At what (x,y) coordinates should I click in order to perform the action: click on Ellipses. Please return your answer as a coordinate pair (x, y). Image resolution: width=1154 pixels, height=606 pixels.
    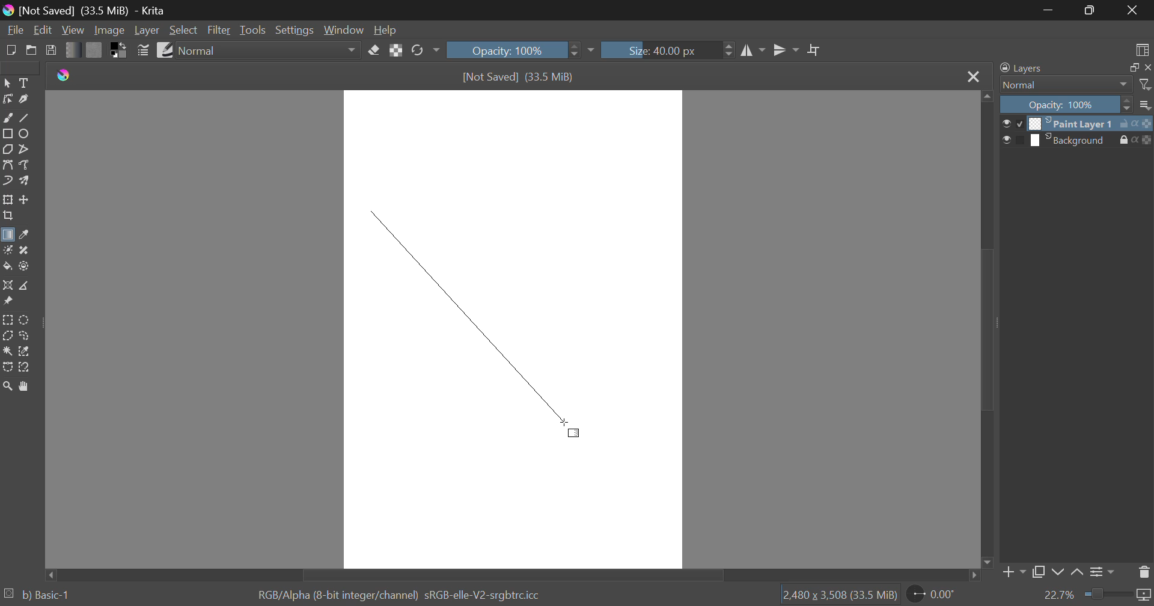
    Looking at the image, I should click on (25, 133).